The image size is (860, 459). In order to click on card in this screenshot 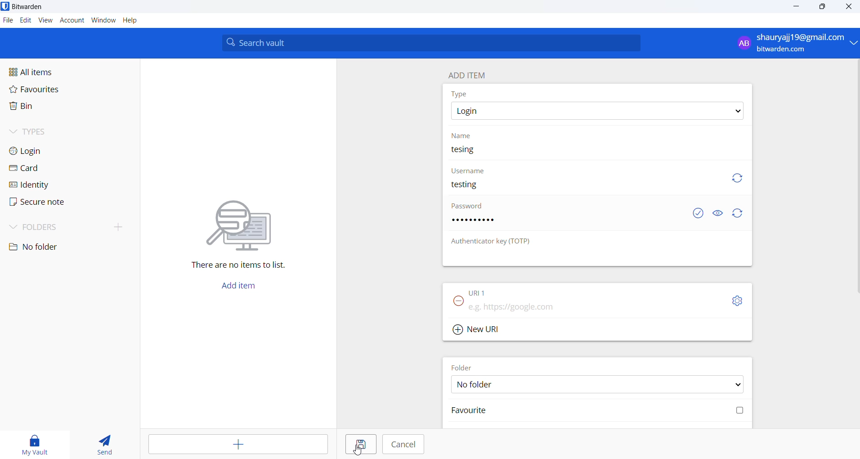, I will do `click(50, 168)`.